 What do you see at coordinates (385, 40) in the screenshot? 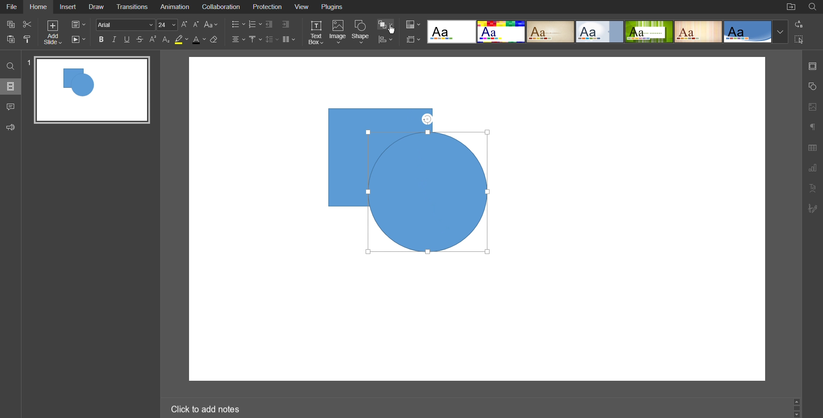
I see `Distribute` at bounding box center [385, 40].